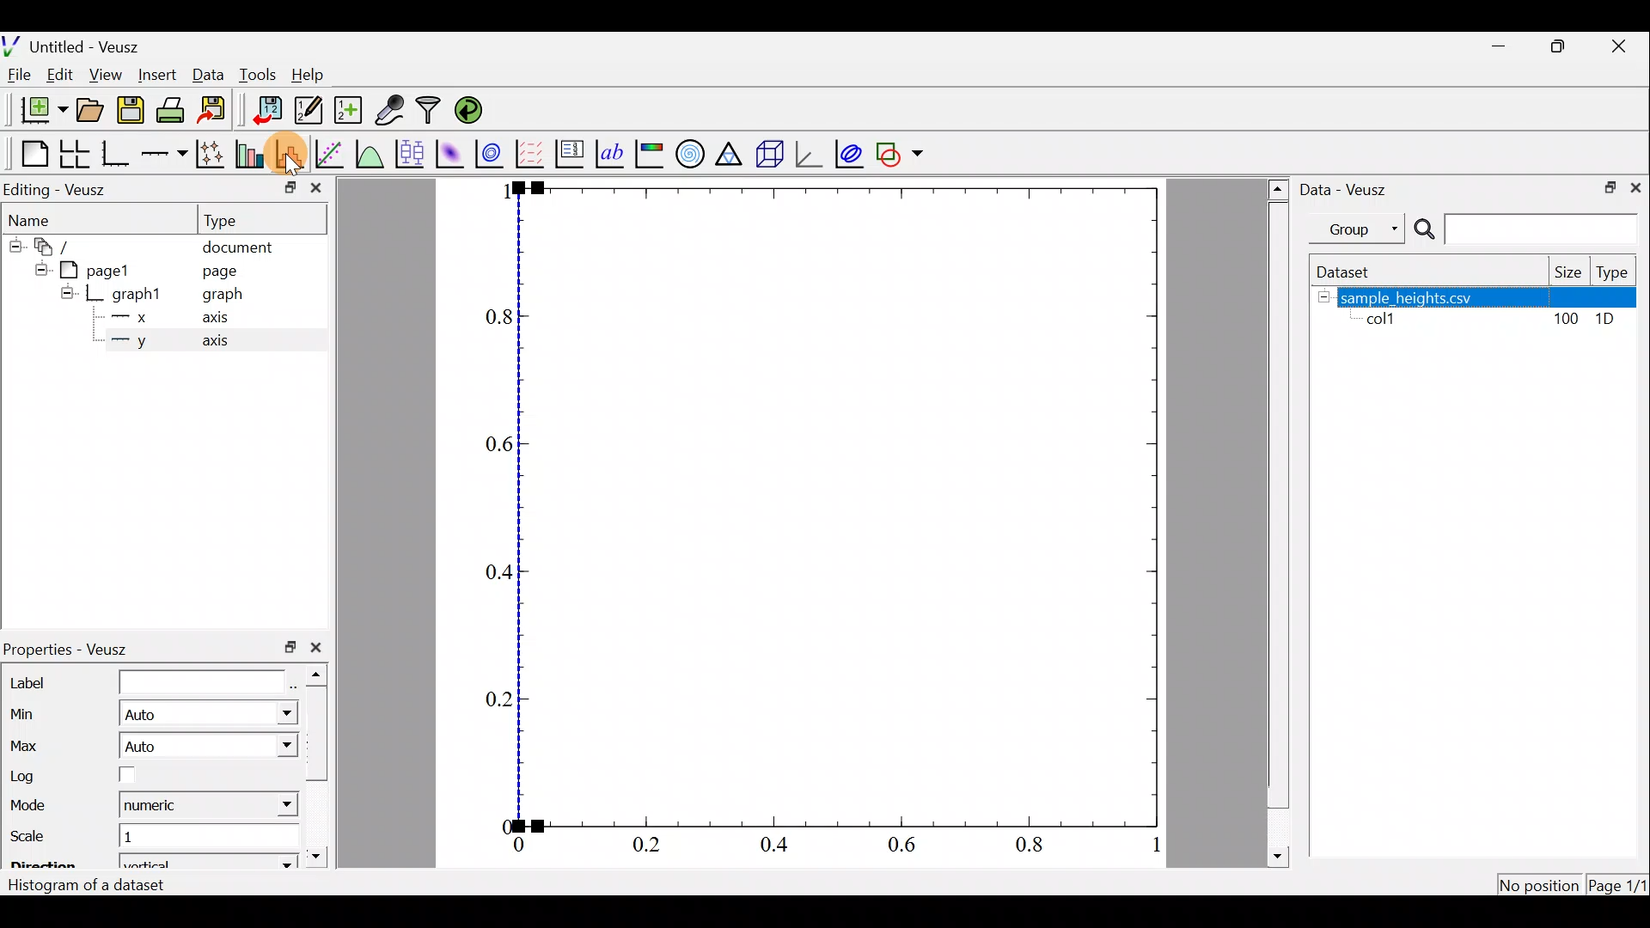  I want to click on print the document, so click(174, 112).